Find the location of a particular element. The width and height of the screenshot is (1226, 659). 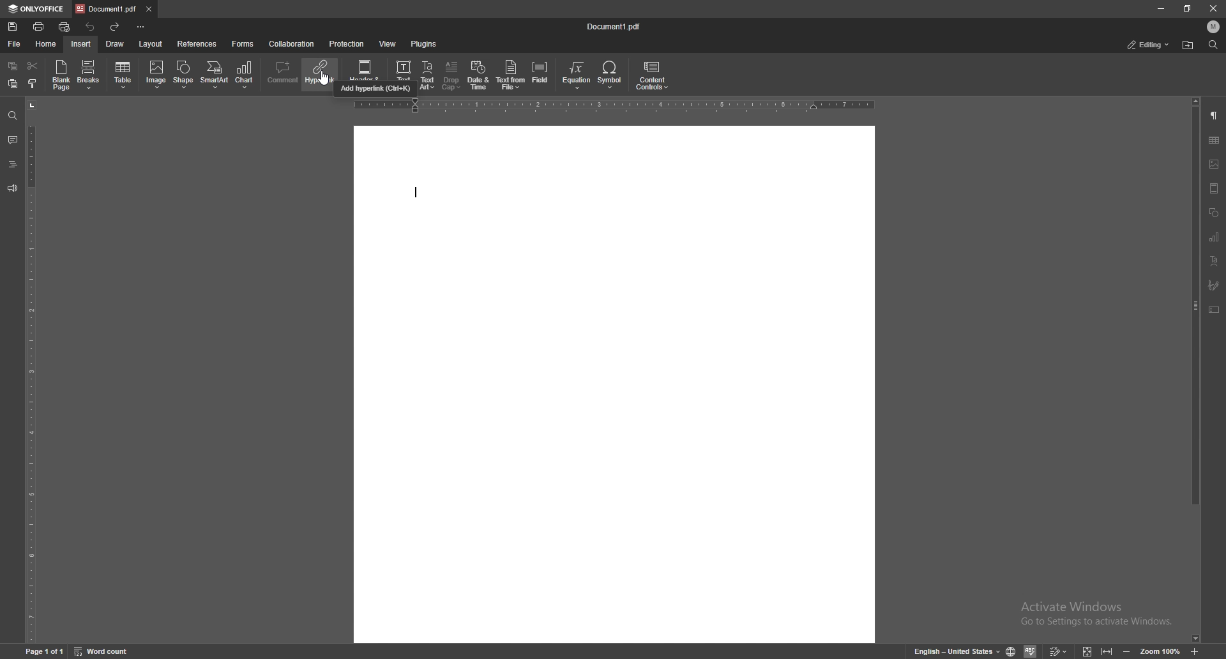

spell check is located at coordinates (1032, 651).